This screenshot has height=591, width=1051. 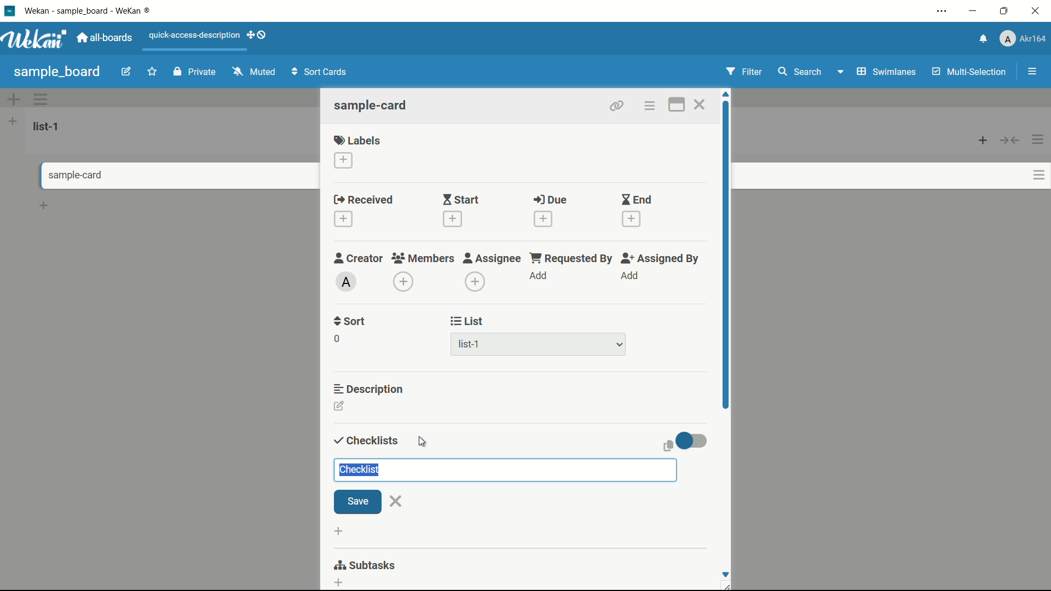 What do you see at coordinates (337, 339) in the screenshot?
I see `0` at bounding box center [337, 339].